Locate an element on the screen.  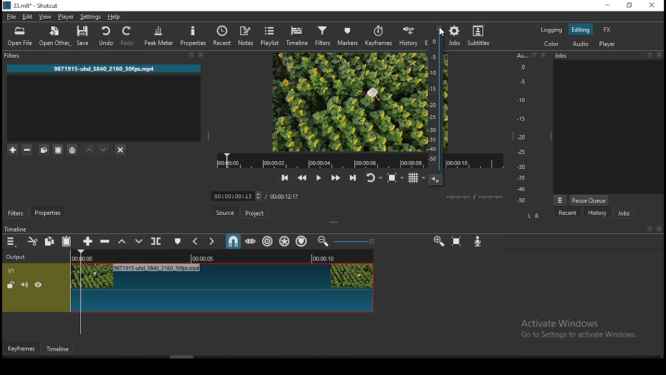
editing is located at coordinates (581, 30).